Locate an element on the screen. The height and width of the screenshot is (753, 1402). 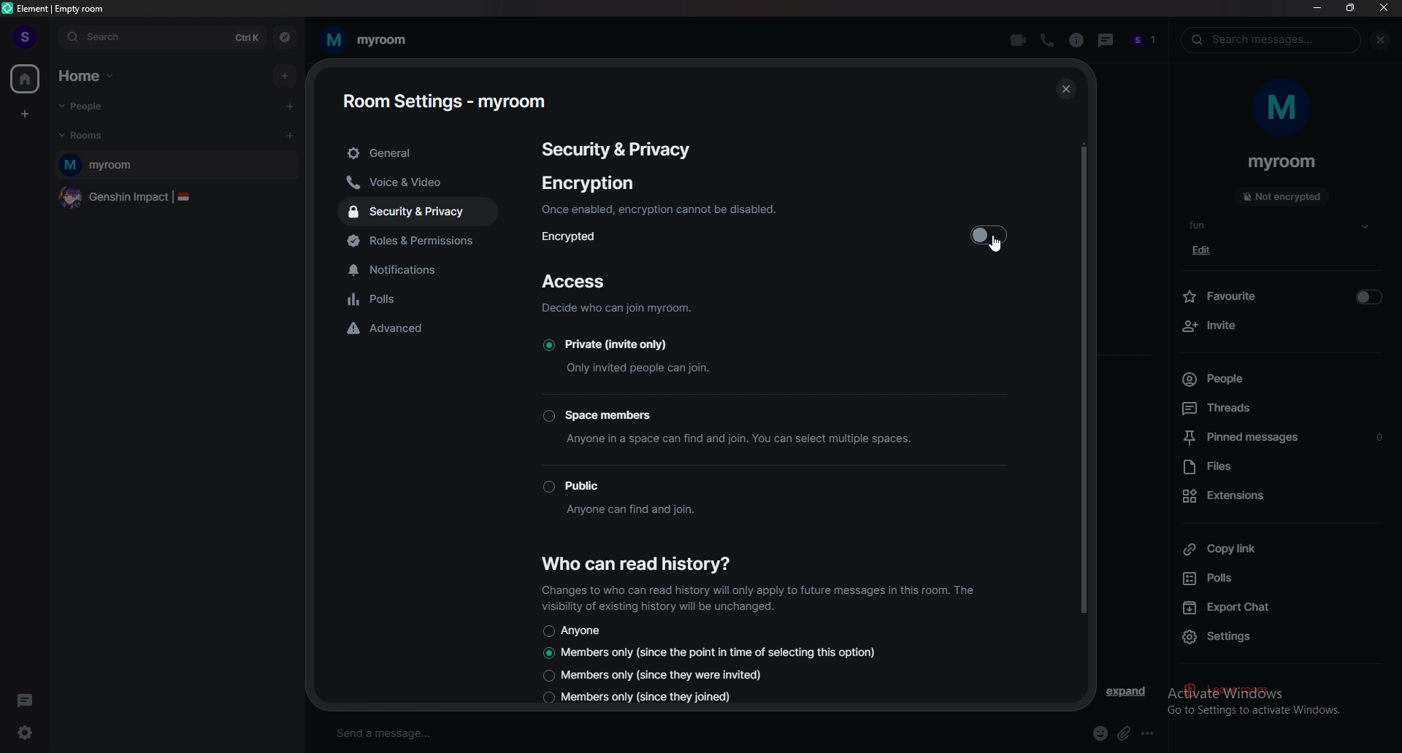
invite is located at coordinates (1284, 327).